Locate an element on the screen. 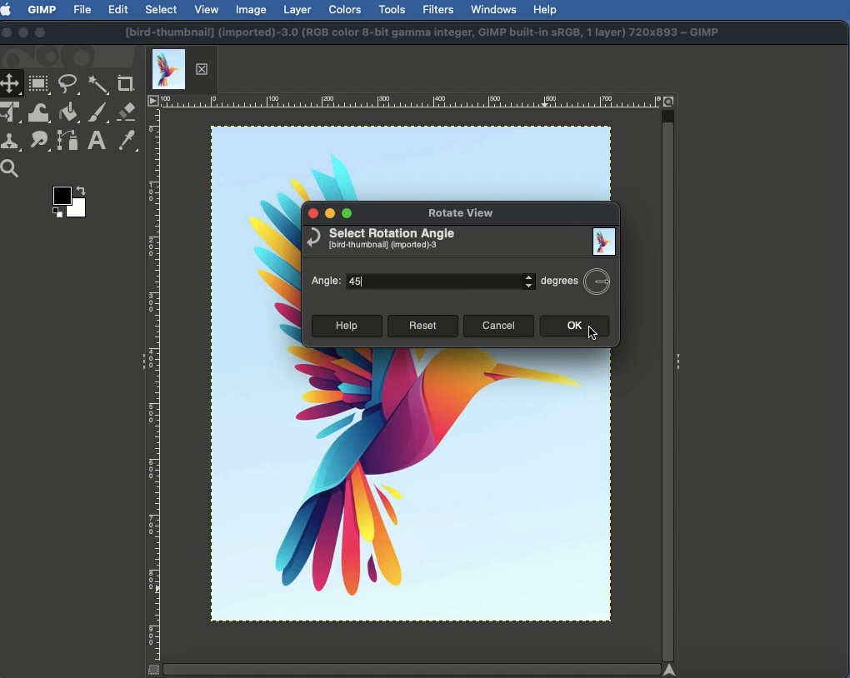 The height and width of the screenshot is (678, 850). Degrees is located at coordinates (575, 280).